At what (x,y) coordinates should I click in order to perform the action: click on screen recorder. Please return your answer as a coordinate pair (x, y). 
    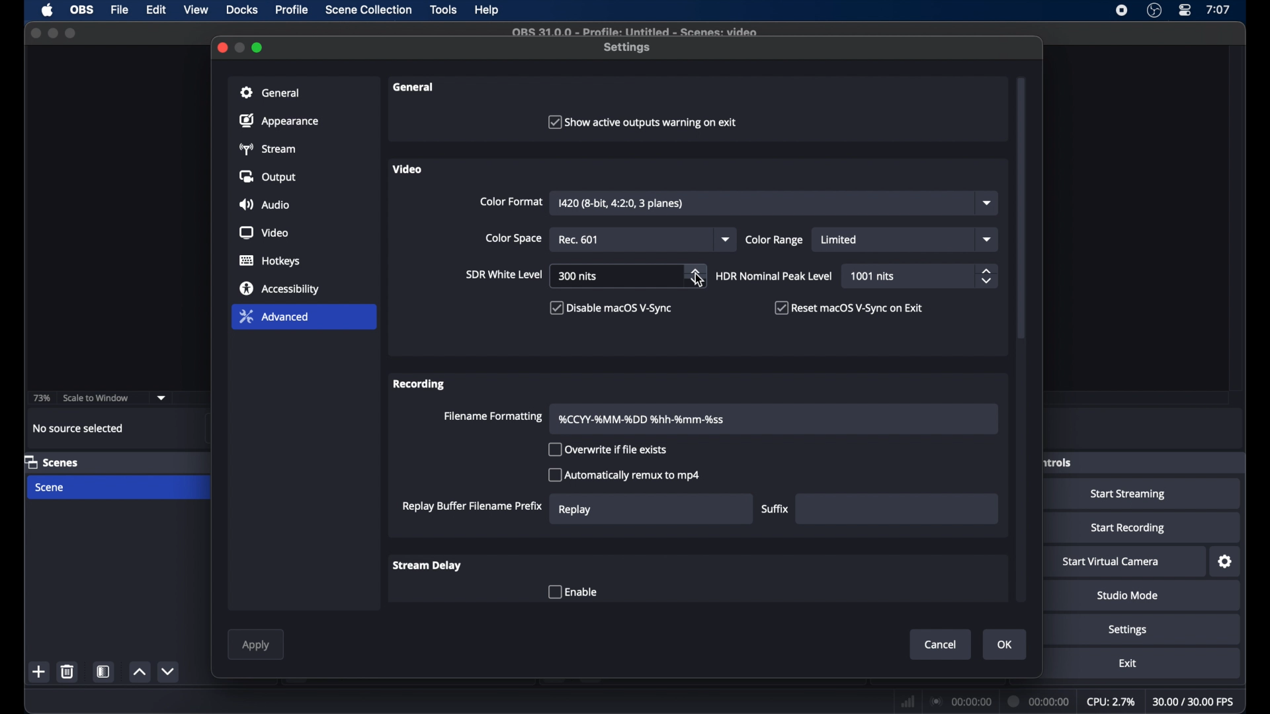
    Looking at the image, I should click on (1121, 11).